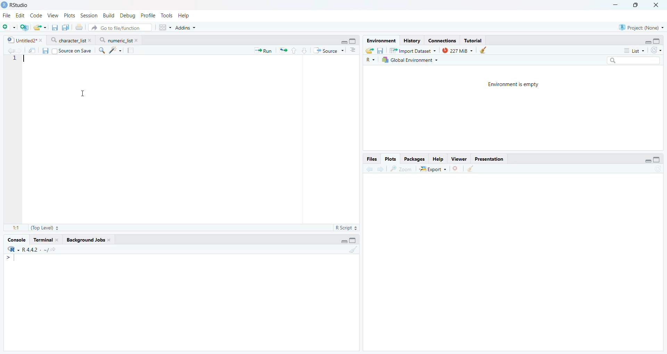  I want to click on View, so click(52, 15).